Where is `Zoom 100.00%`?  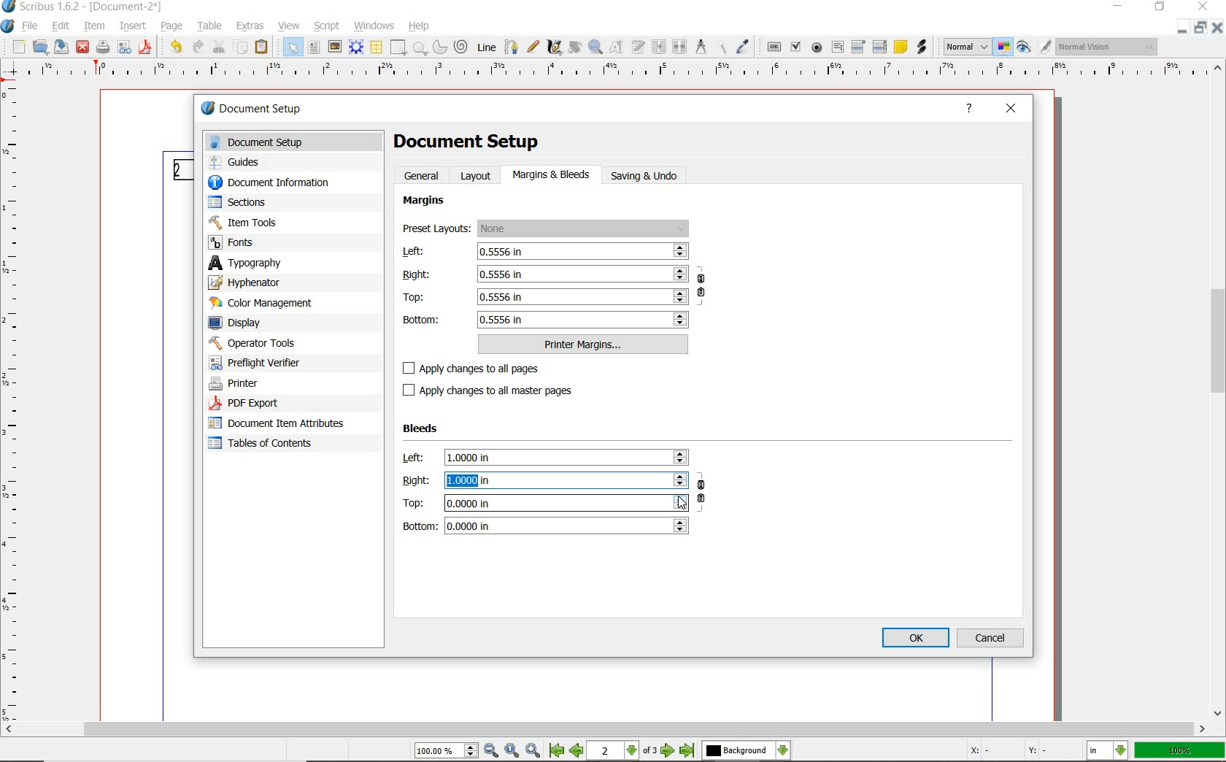
Zoom 100.00% is located at coordinates (444, 753).